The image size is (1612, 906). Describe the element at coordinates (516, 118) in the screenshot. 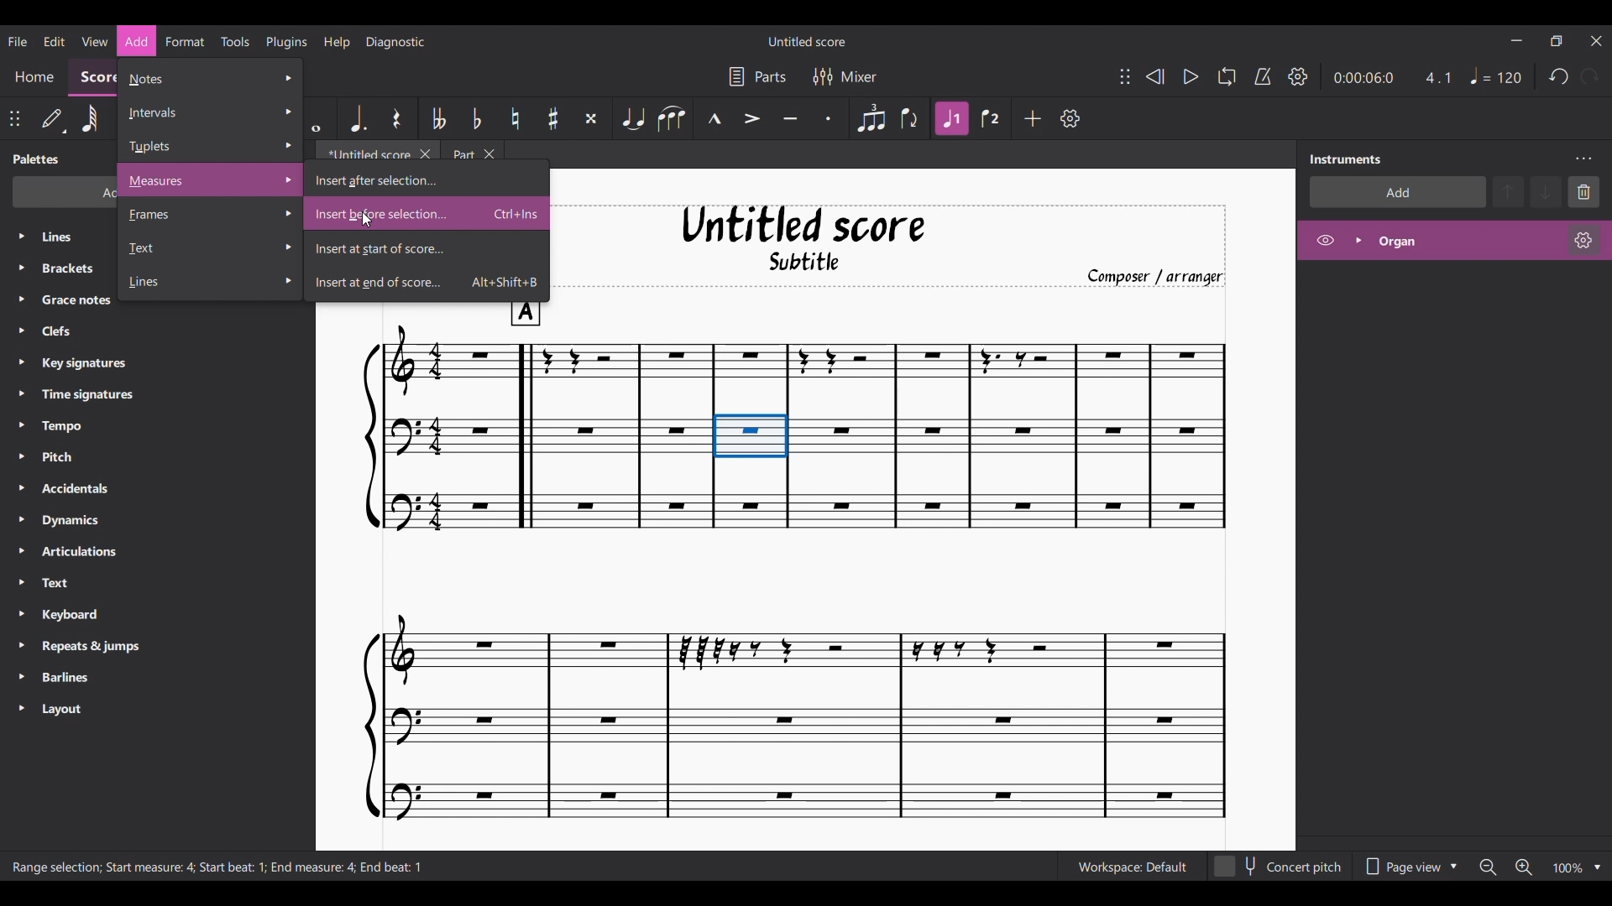

I see `Toggle natural` at that location.